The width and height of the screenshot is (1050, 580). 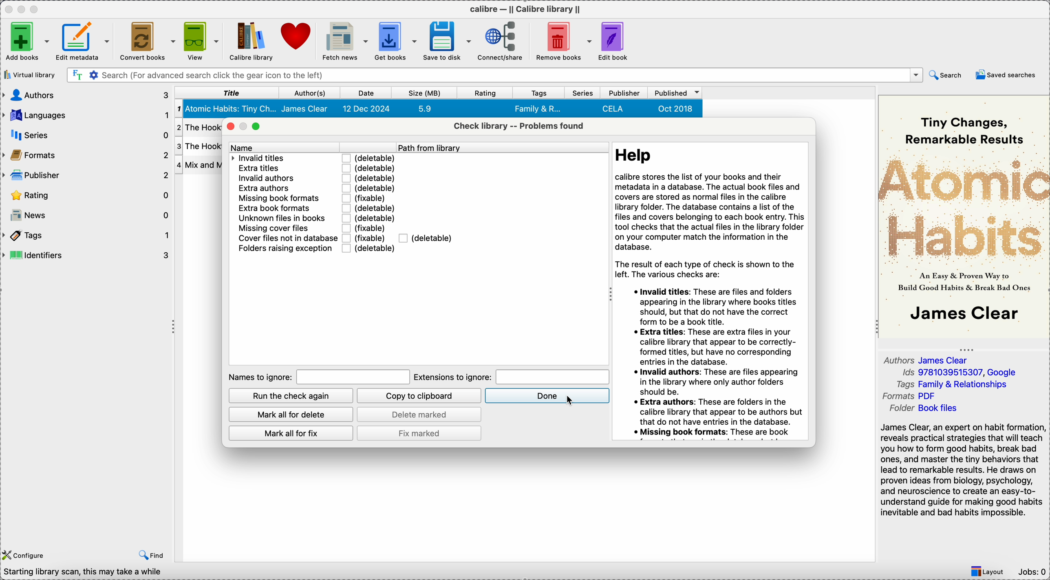 I want to click on options, so click(x=915, y=75).